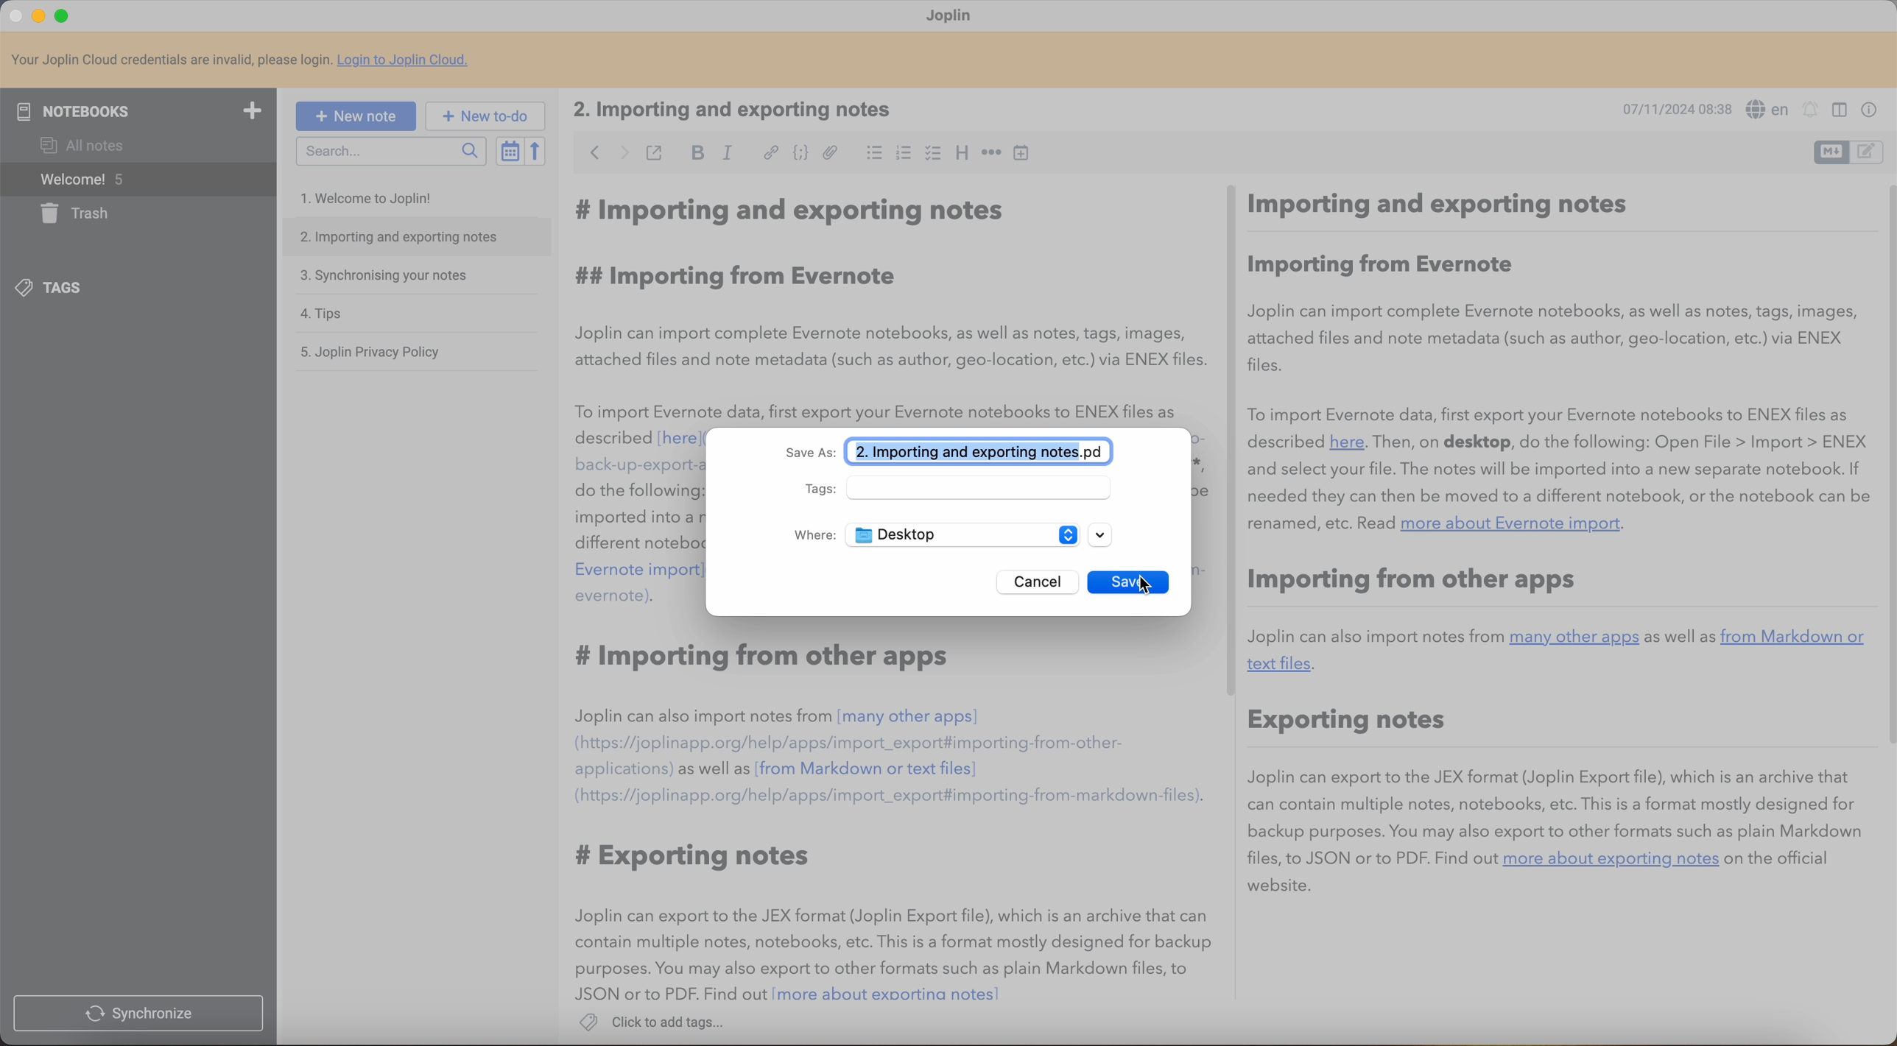 The image size is (1897, 1046). What do you see at coordinates (1868, 152) in the screenshot?
I see `toggle editor layout` at bounding box center [1868, 152].